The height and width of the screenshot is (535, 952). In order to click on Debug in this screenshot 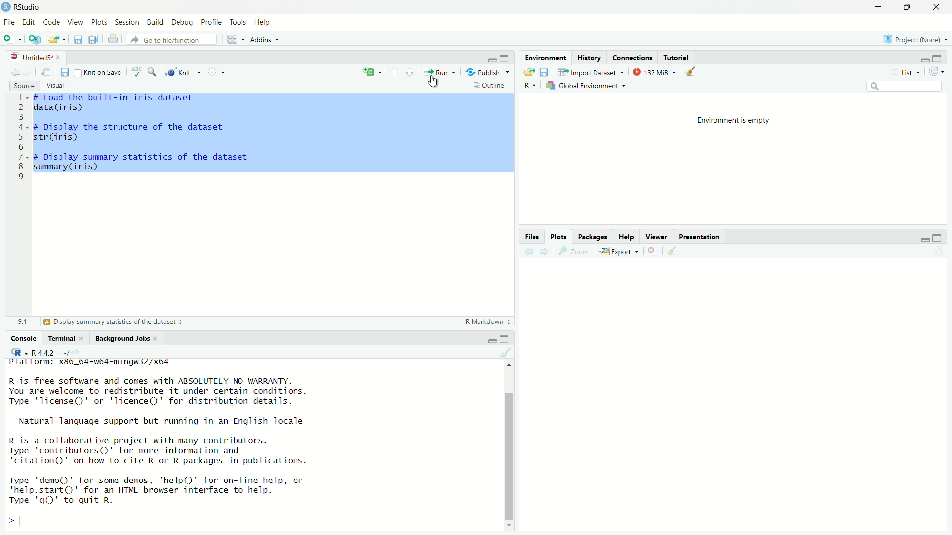, I will do `click(183, 22)`.